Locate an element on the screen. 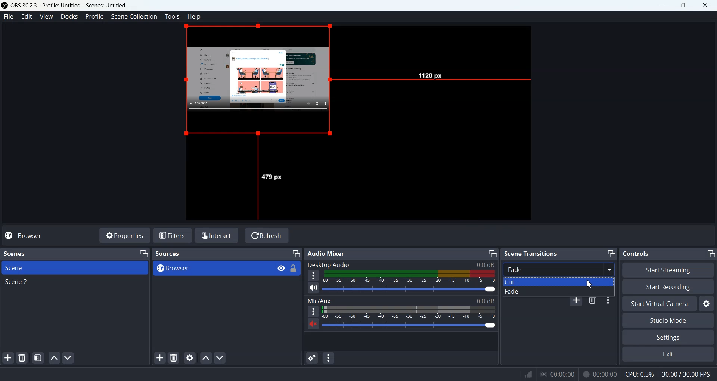 The image size is (717, 381). More is located at coordinates (313, 311).